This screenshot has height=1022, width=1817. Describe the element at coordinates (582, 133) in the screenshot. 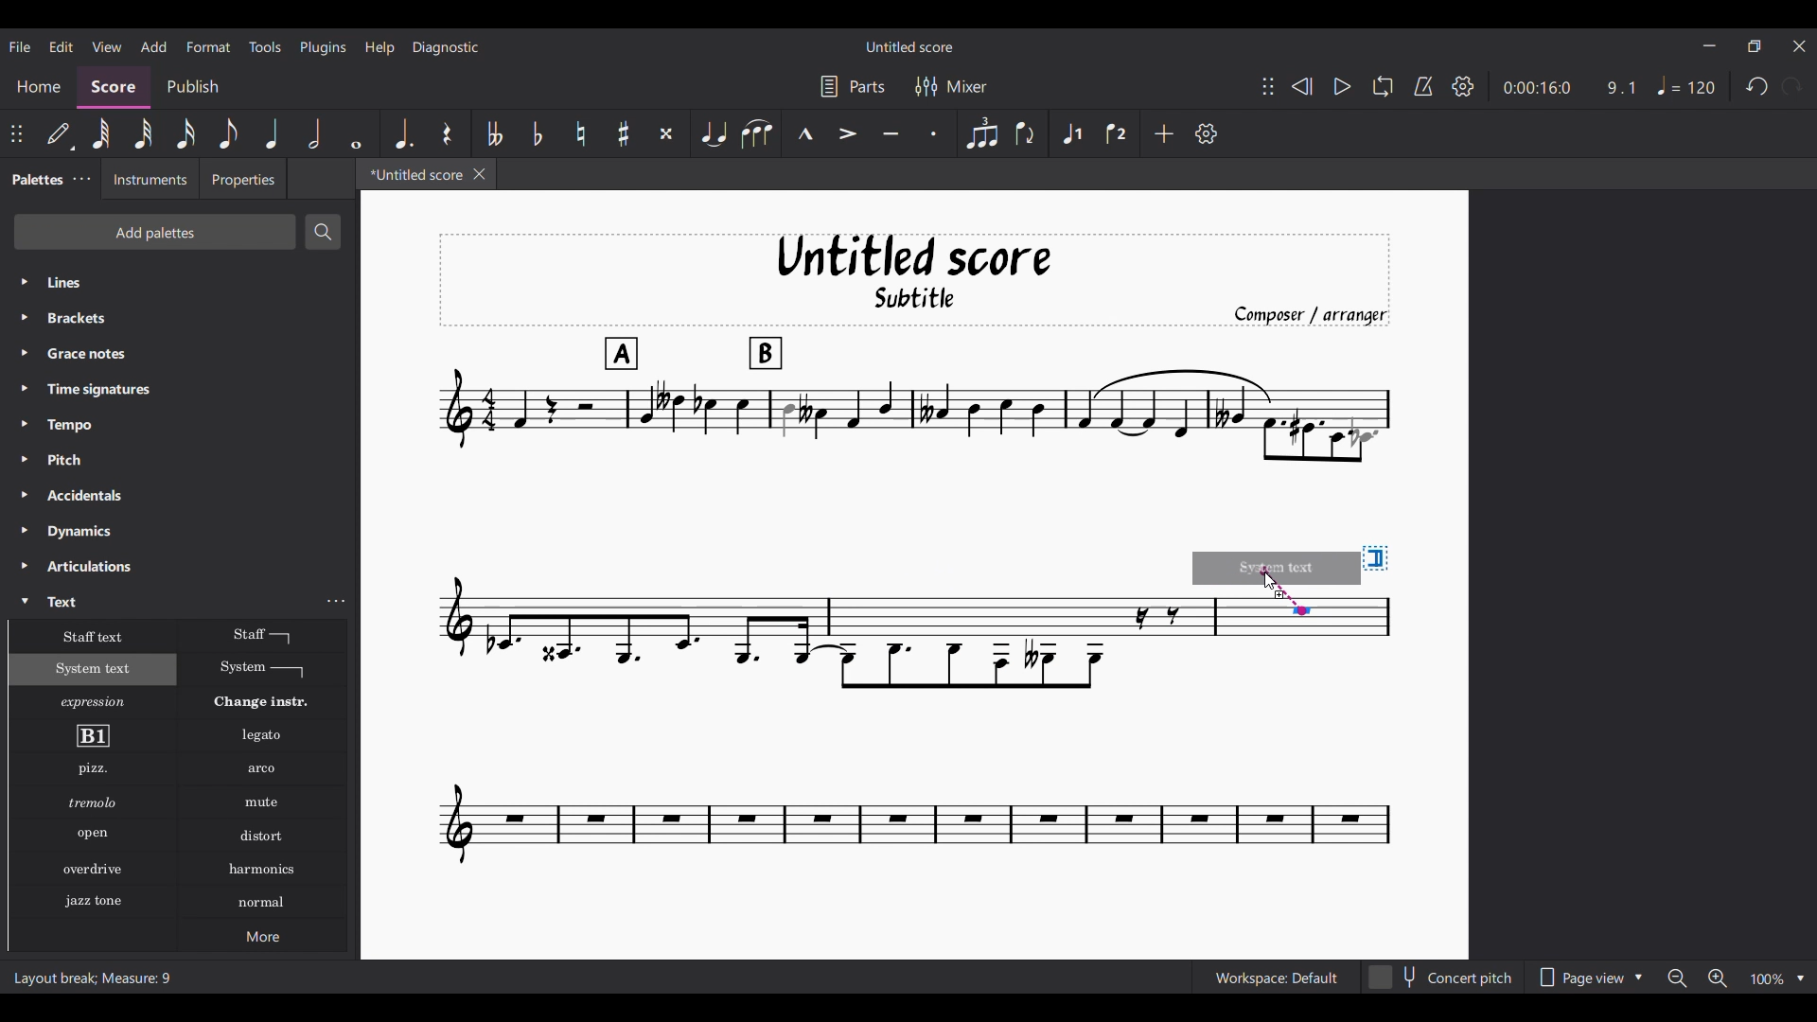

I see `Toggle natural` at that location.